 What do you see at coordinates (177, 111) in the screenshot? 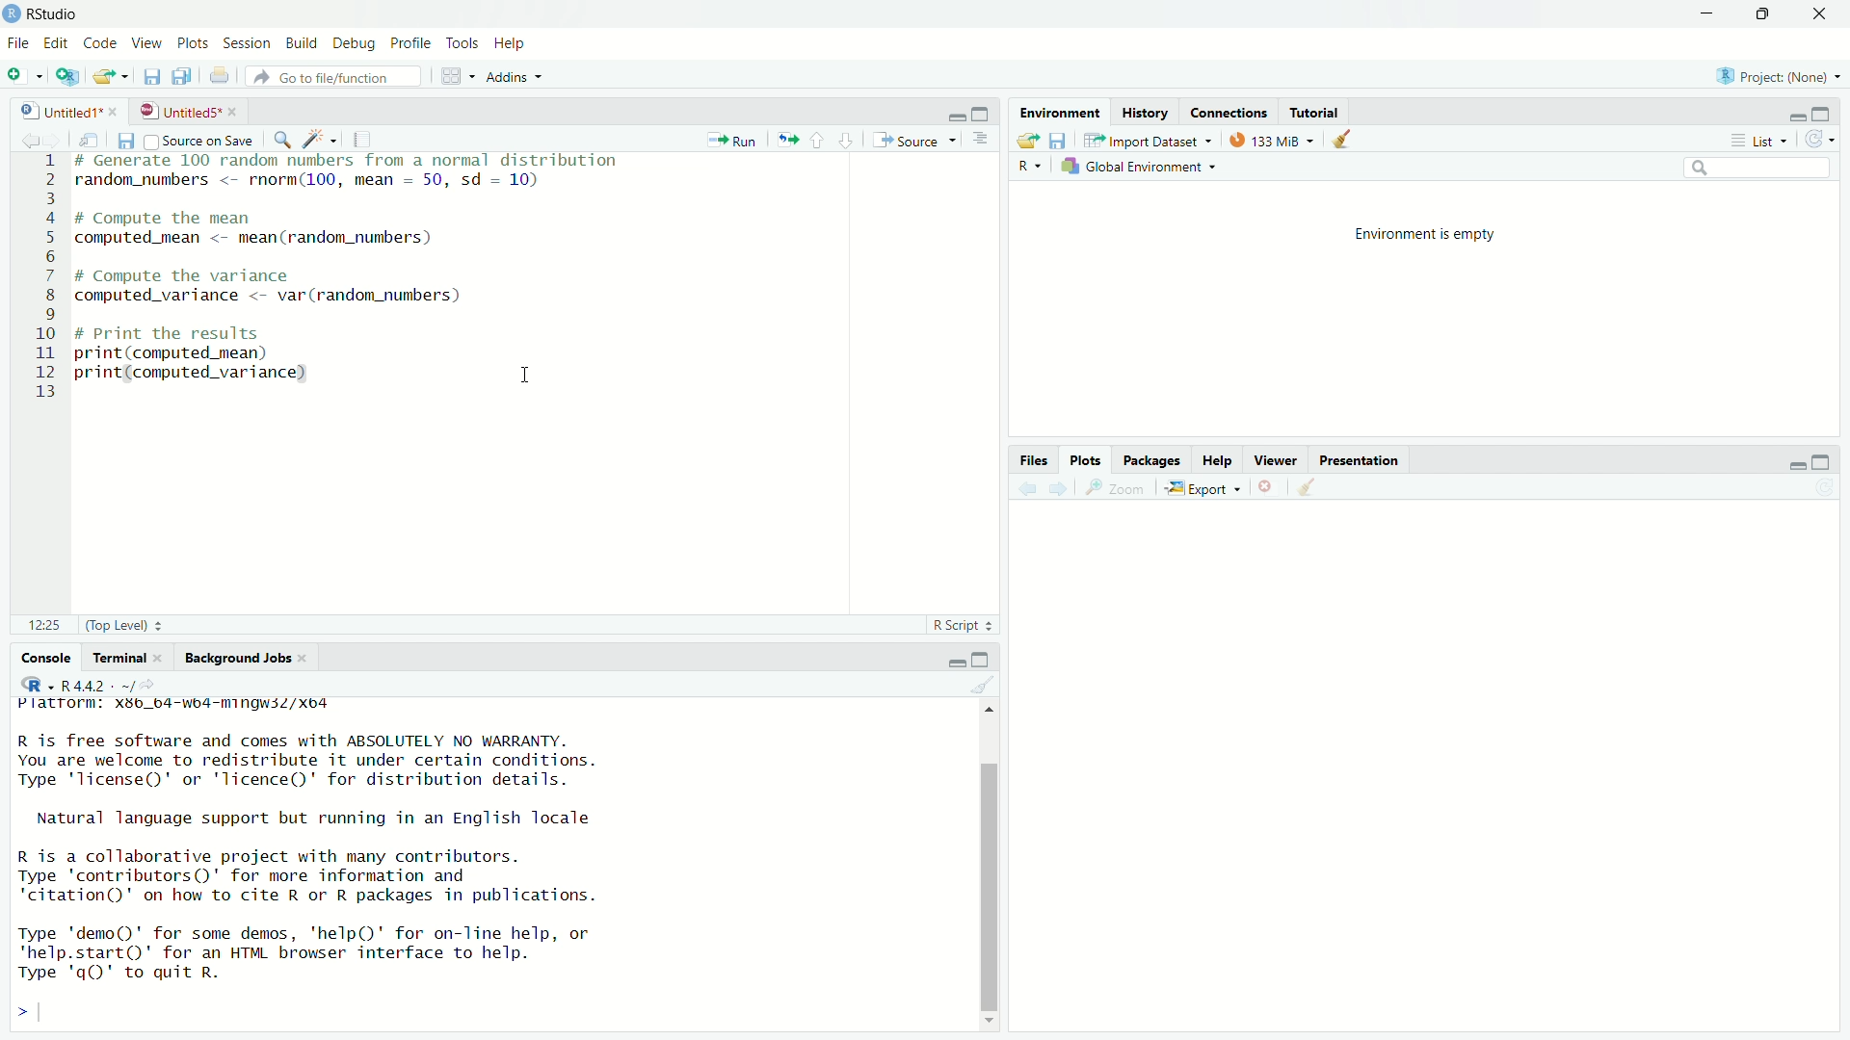
I see `untitled5` at bounding box center [177, 111].